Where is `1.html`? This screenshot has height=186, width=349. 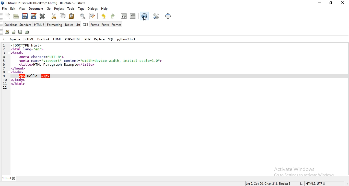
1.html is located at coordinates (7, 178).